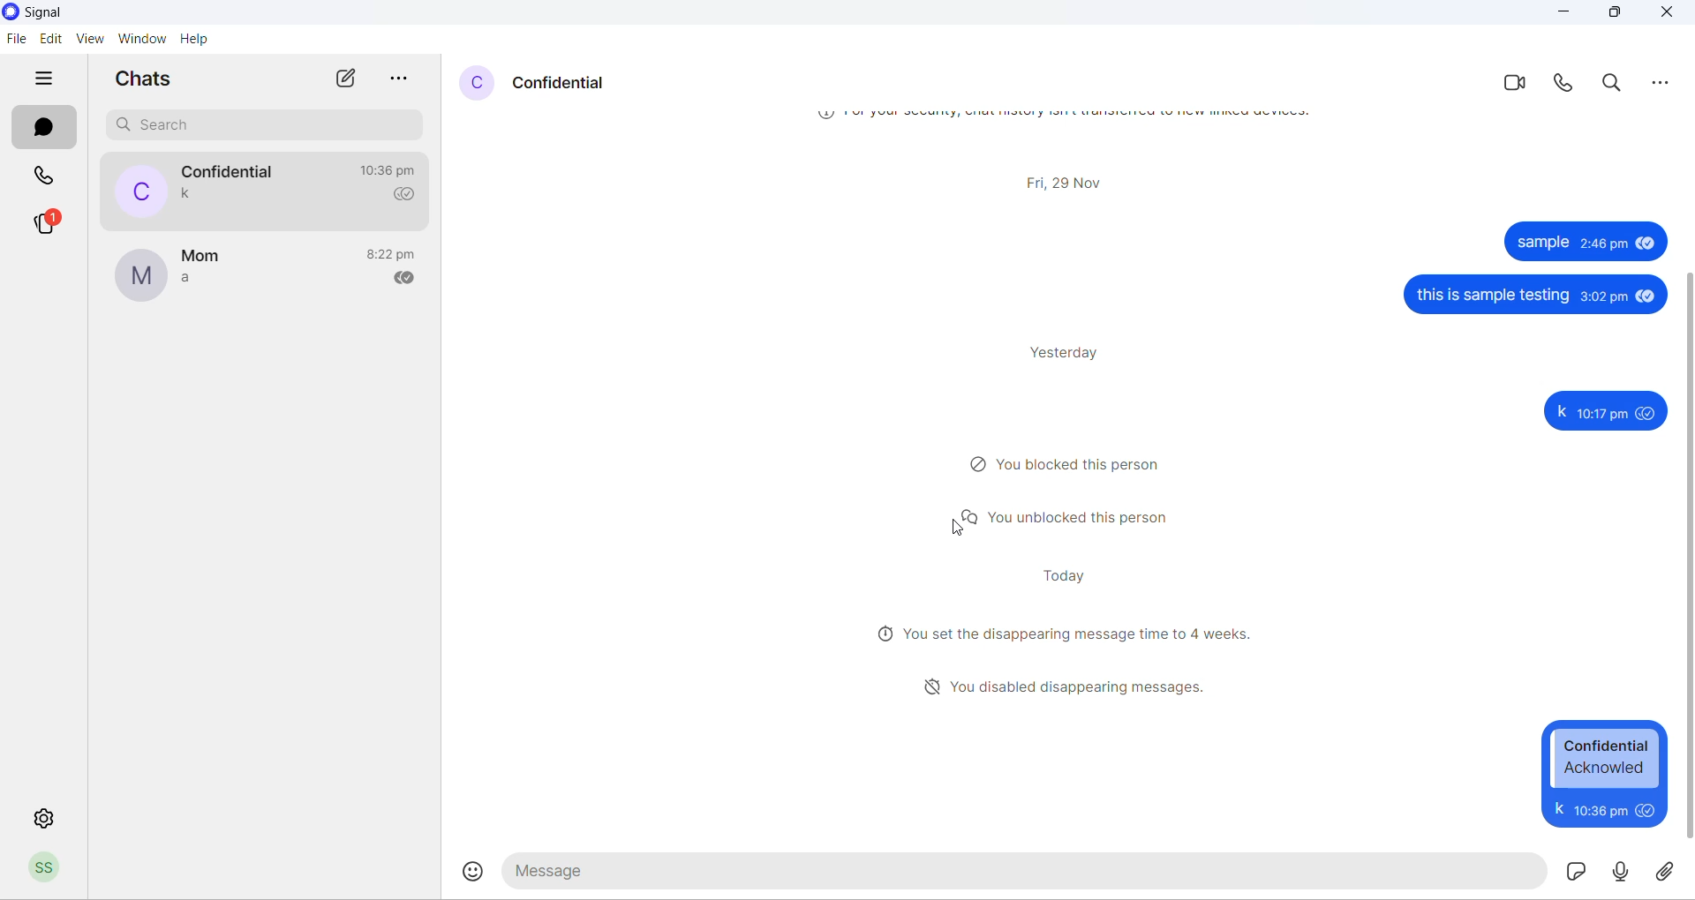 This screenshot has height=900, width=1695. What do you see at coordinates (1645, 241) in the screenshot?
I see `seen` at bounding box center [1645, 241].